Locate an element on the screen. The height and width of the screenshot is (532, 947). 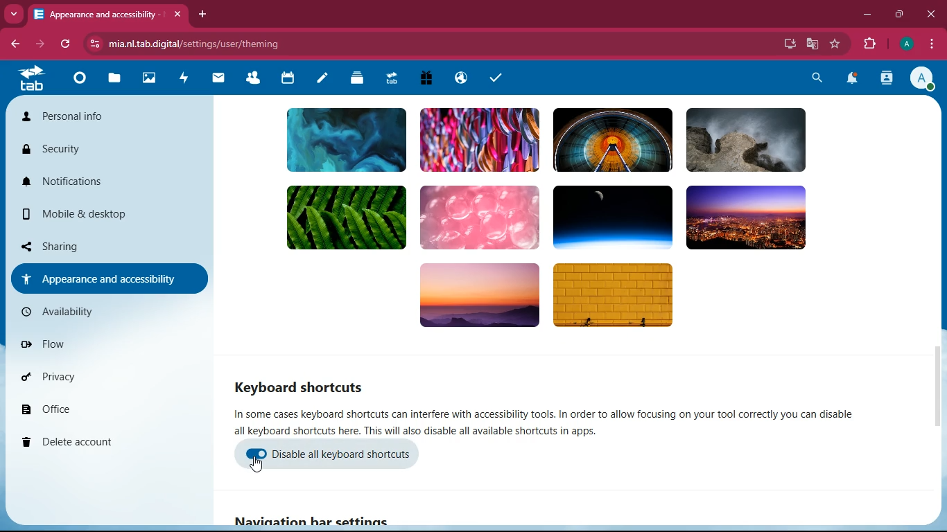
calendar is located at coordinates (288, 80).